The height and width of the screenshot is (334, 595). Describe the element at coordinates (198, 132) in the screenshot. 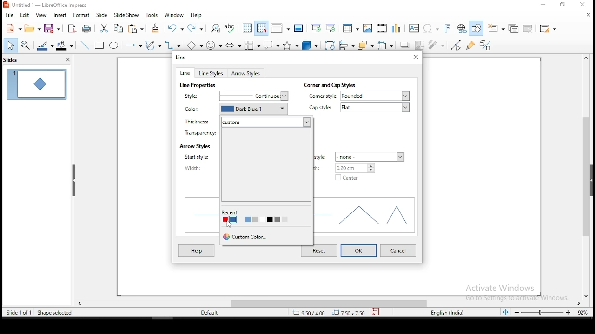

I see `transperancy` at that location.